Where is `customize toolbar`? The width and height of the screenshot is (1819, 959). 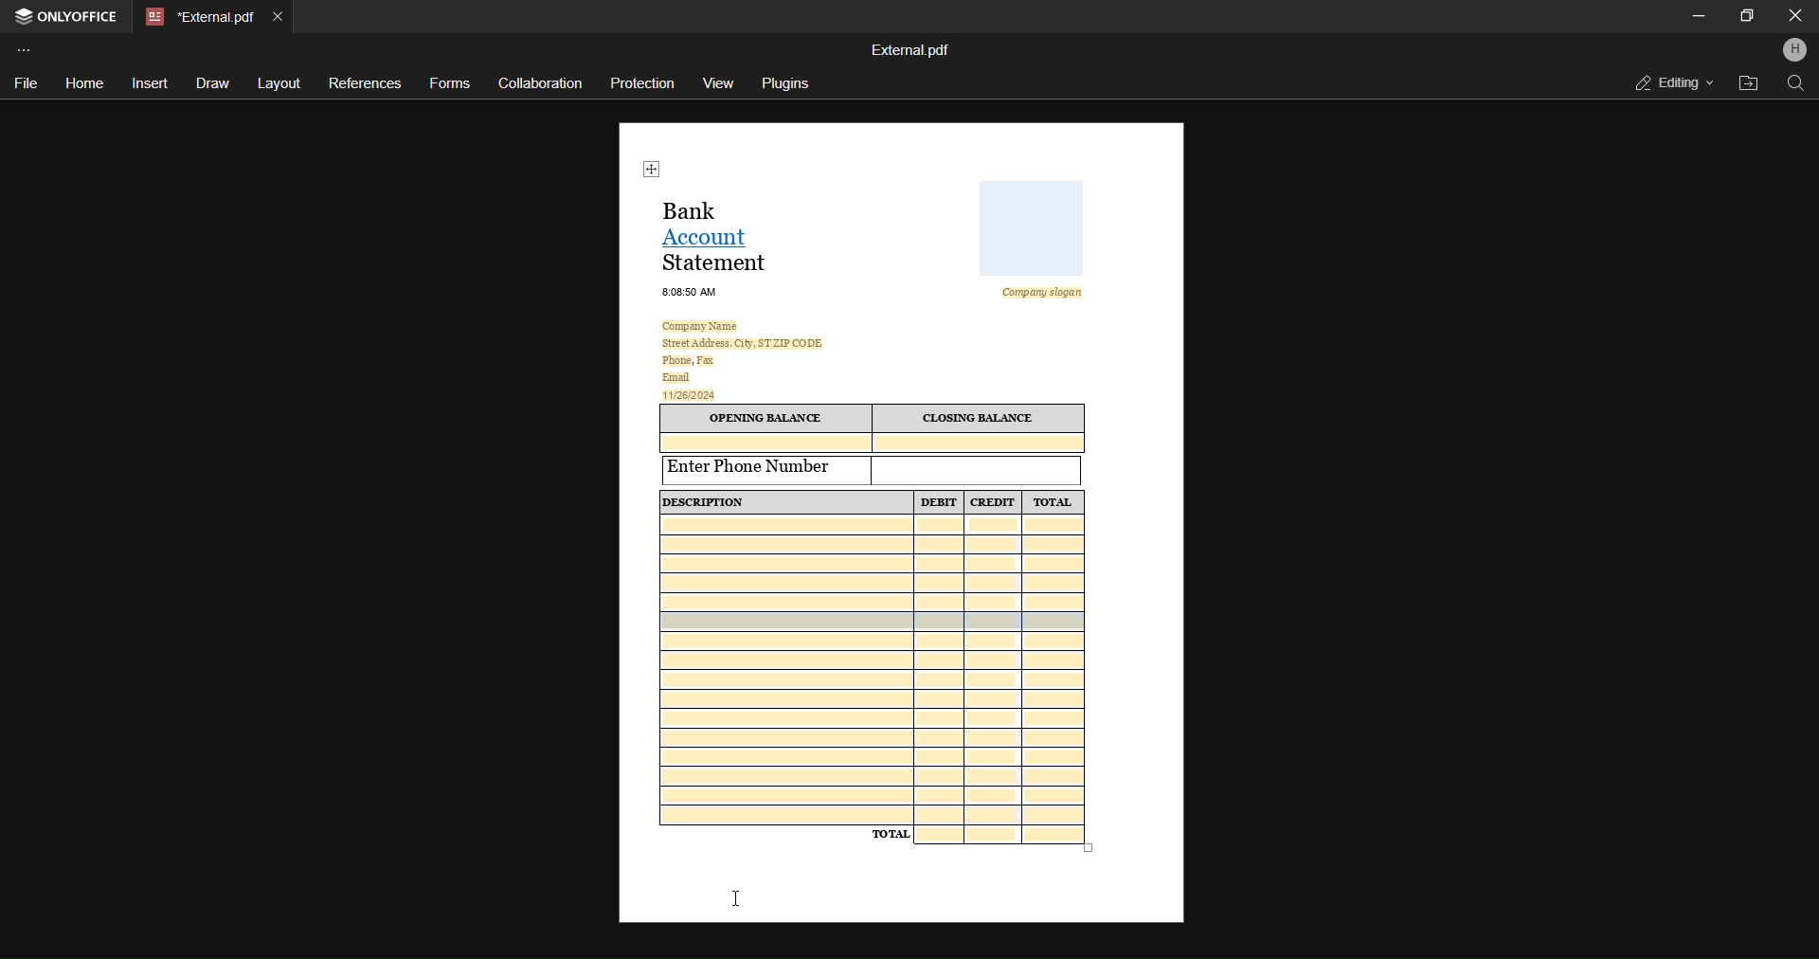 customize toolbar is located at coordinates (29, 48).